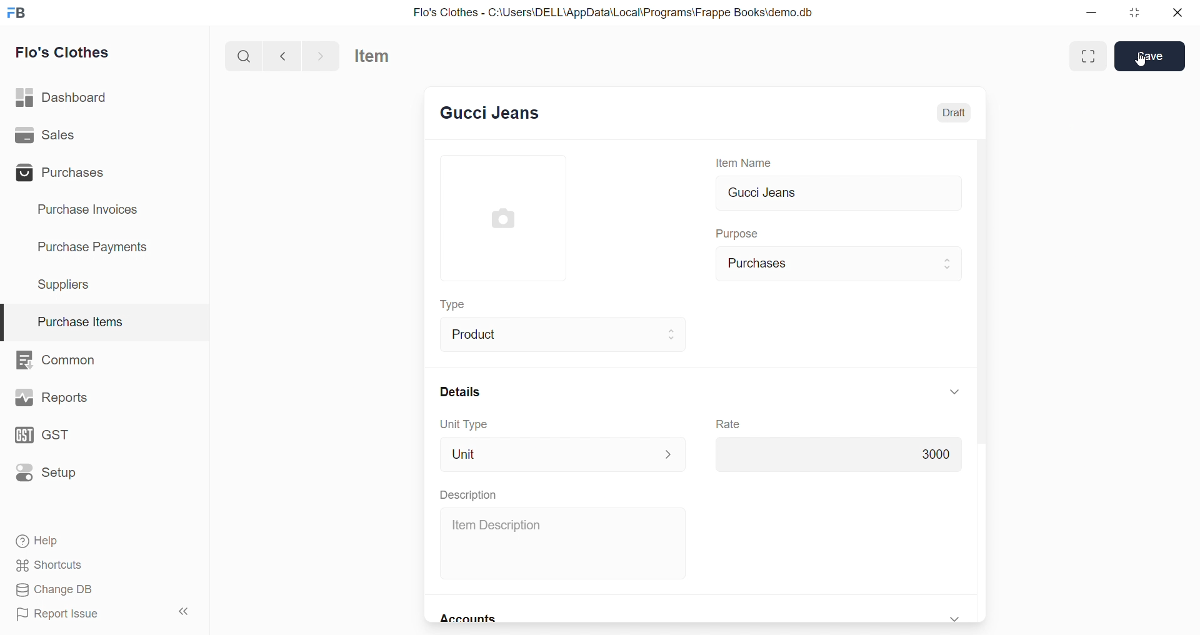  What do you see at coordinates (69, 284) in the screenshot?
I see `Suppliers` at bounding box center [69, 284].